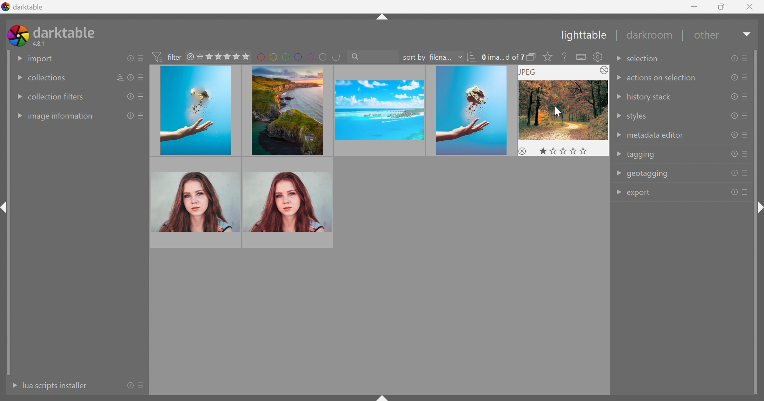  Describe the element at coordinates (121, 77) in the screenshot. I see `sort` at that location.